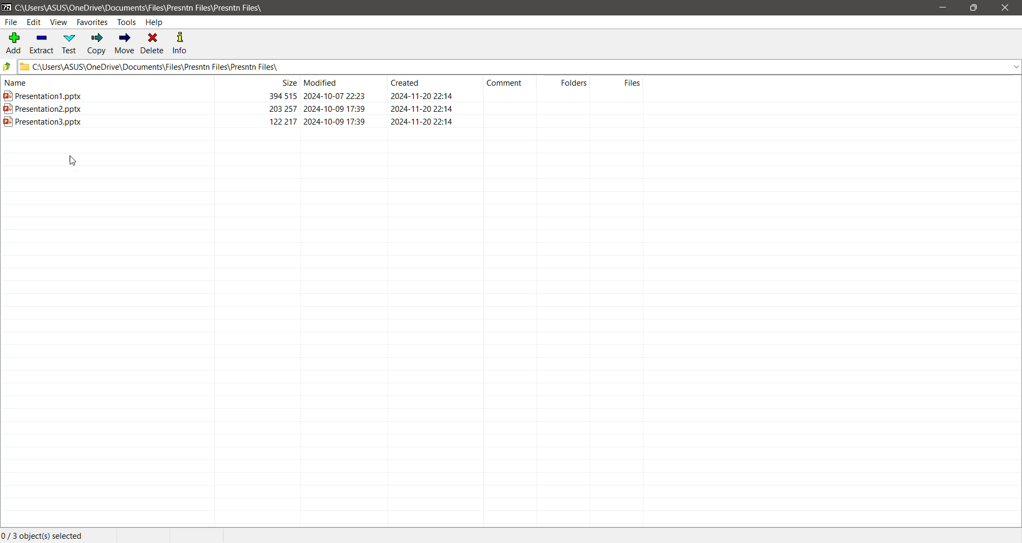 This screenshot has height=543, width=1022. What do you see at coordinates (334, 95) in the screenshot?
I see `modified date & time` at bounding box center [334, 95].